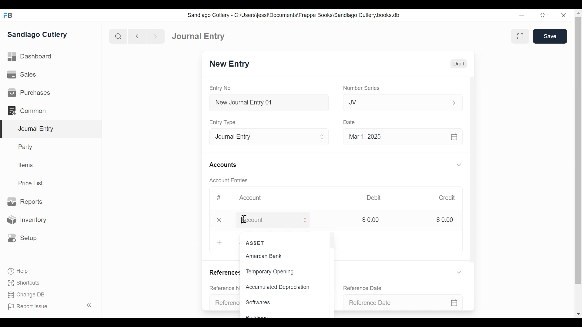 The width and height of the screenshot is (582, 327). I want to click on Softwares, so click(261, 302).